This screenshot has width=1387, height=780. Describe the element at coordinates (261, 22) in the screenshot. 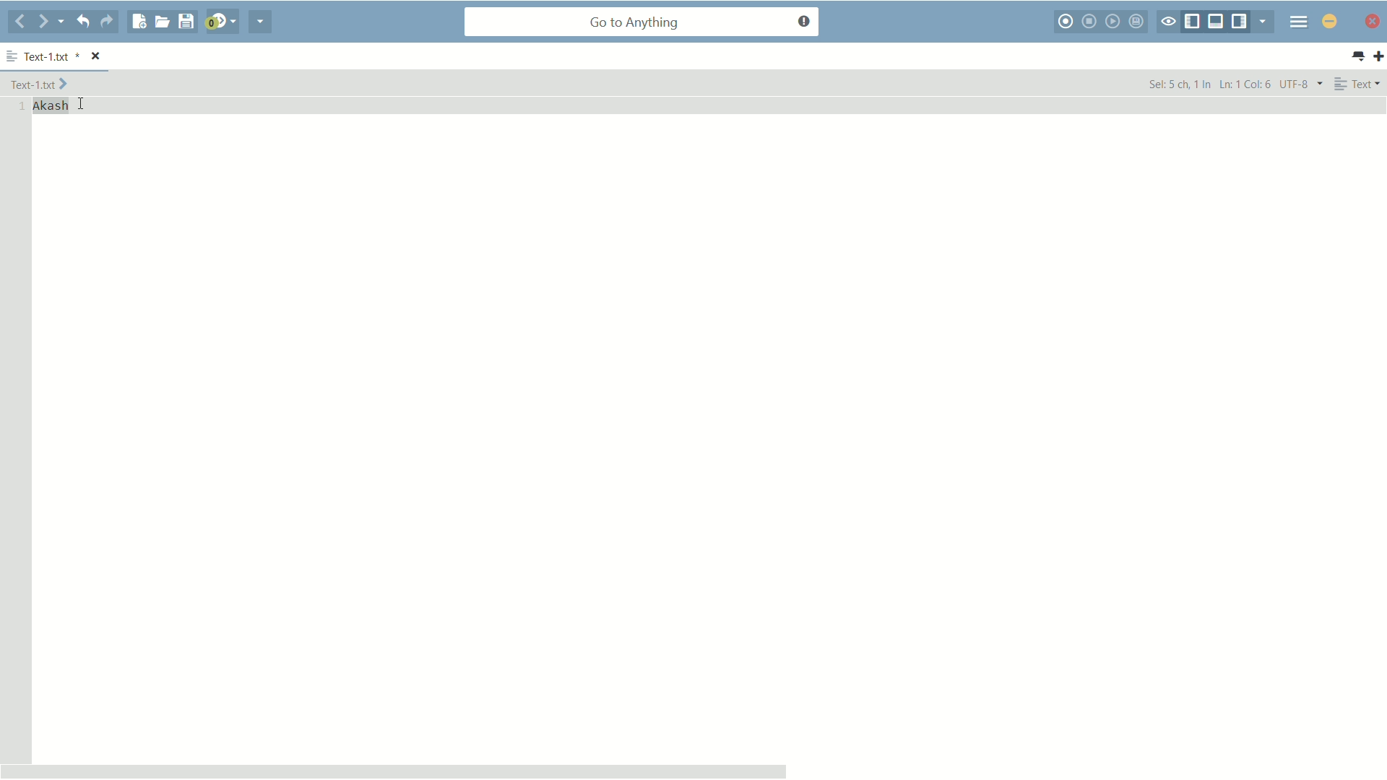

I see `share current file` at that location.